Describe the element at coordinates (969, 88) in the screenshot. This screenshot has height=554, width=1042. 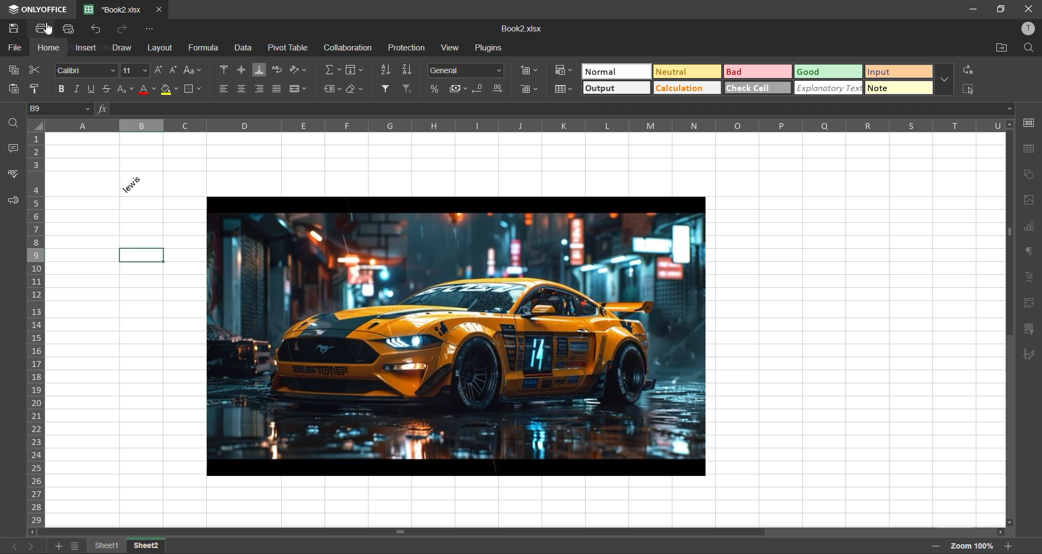
I see `select cells` at that location.